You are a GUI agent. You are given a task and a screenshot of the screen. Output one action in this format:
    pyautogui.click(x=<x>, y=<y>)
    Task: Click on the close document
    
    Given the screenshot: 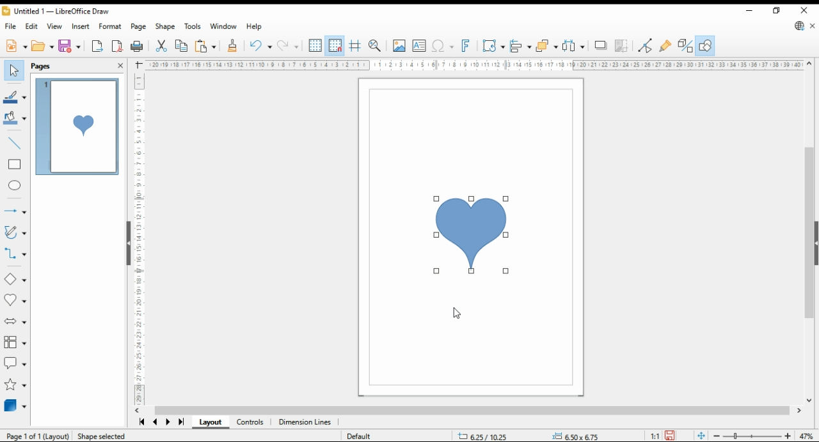 What is the action you would take?
    pyautogui.click(x=813, y=26)
    